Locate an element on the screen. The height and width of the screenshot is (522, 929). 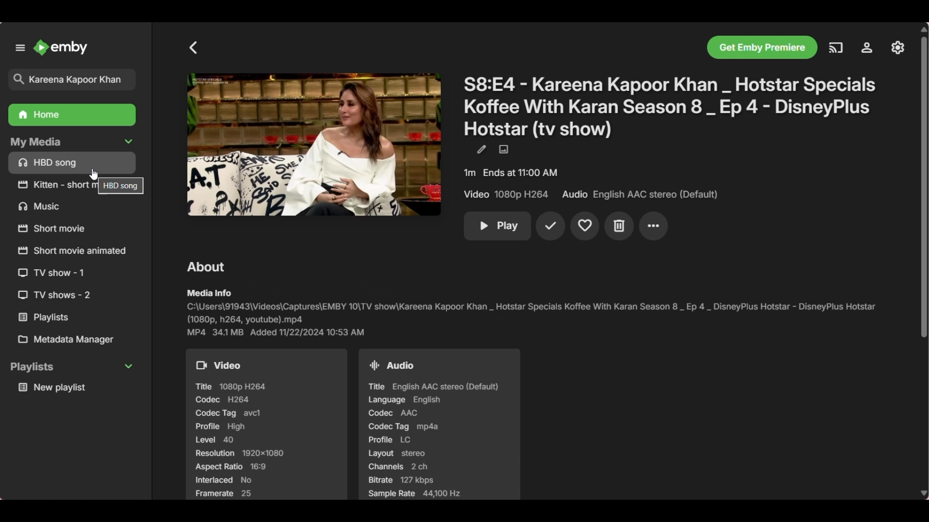
 is located at coordinates (922, 188).